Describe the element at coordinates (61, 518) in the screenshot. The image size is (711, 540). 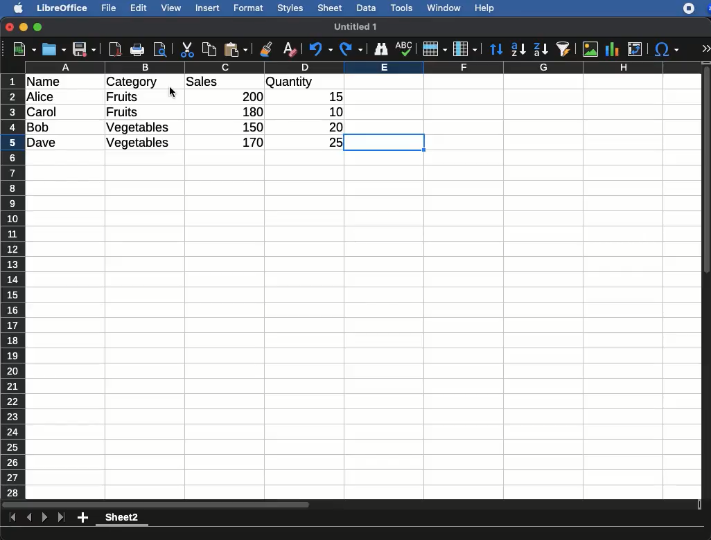
I see `last sheet` at that location.